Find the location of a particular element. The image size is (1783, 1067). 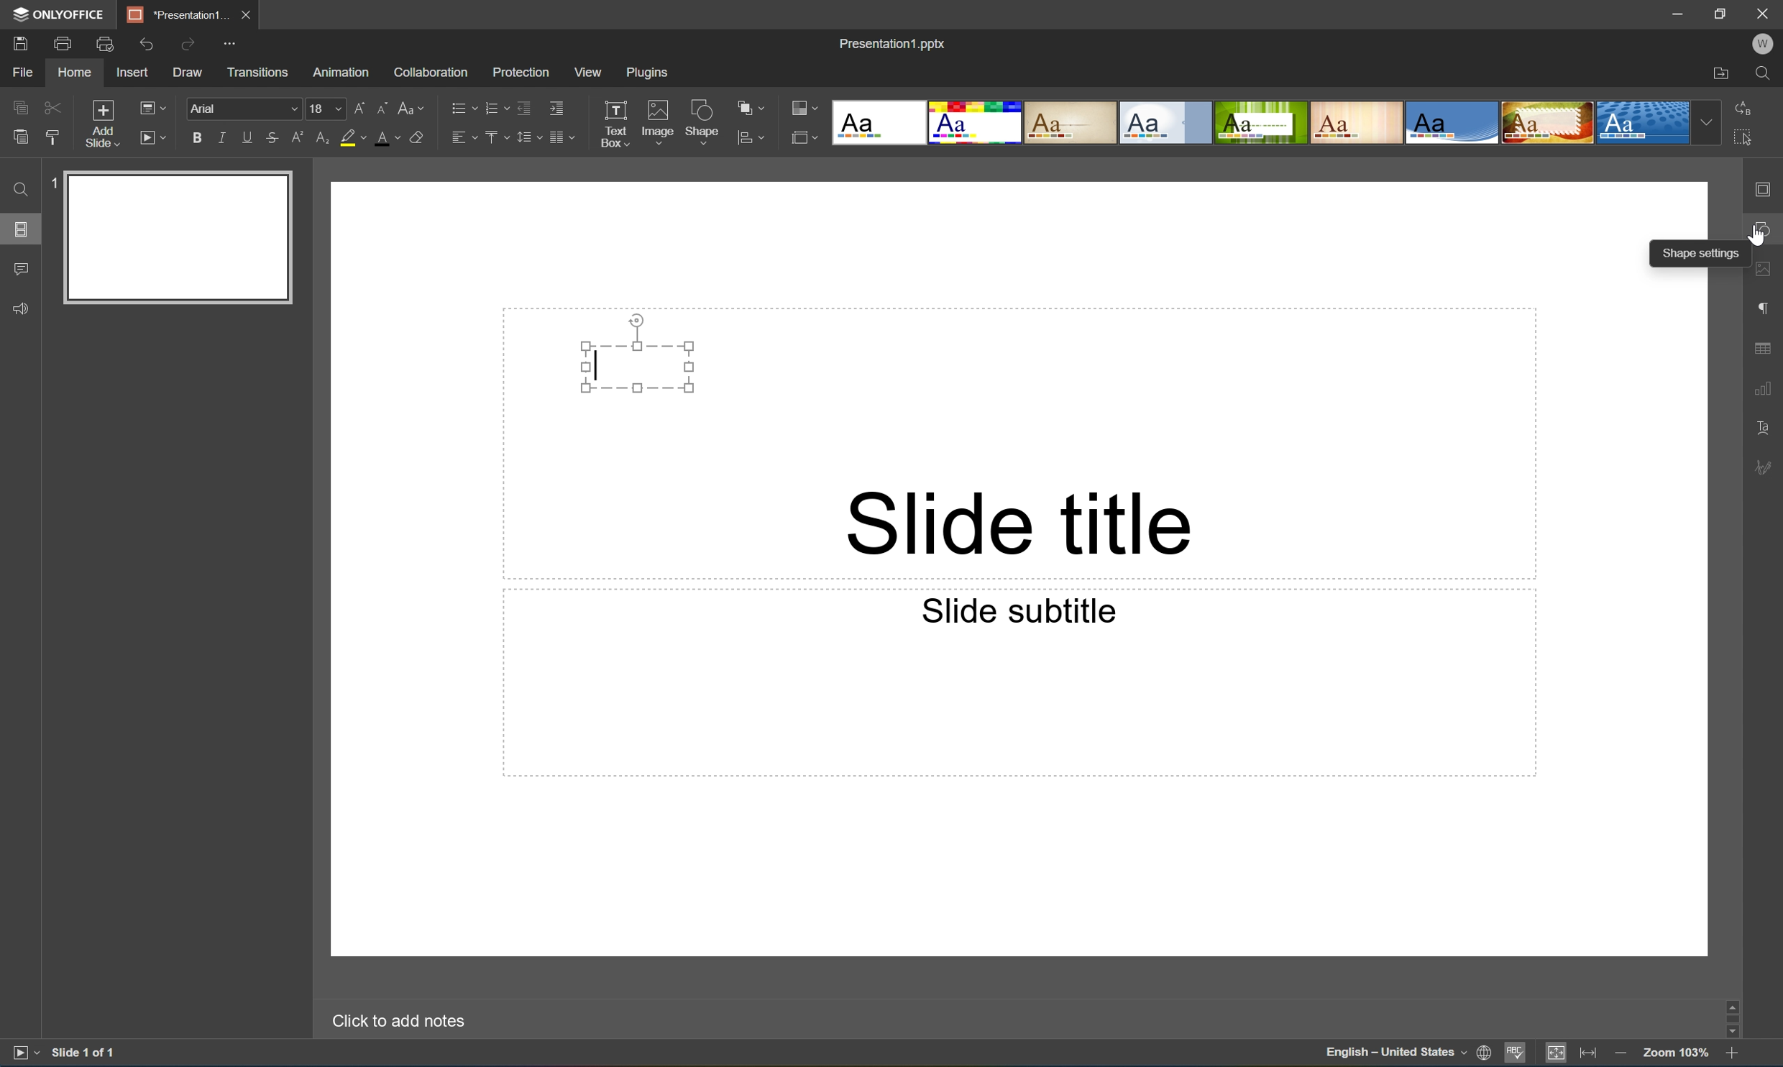

Decrement font size is located at coordinates (381, 106).